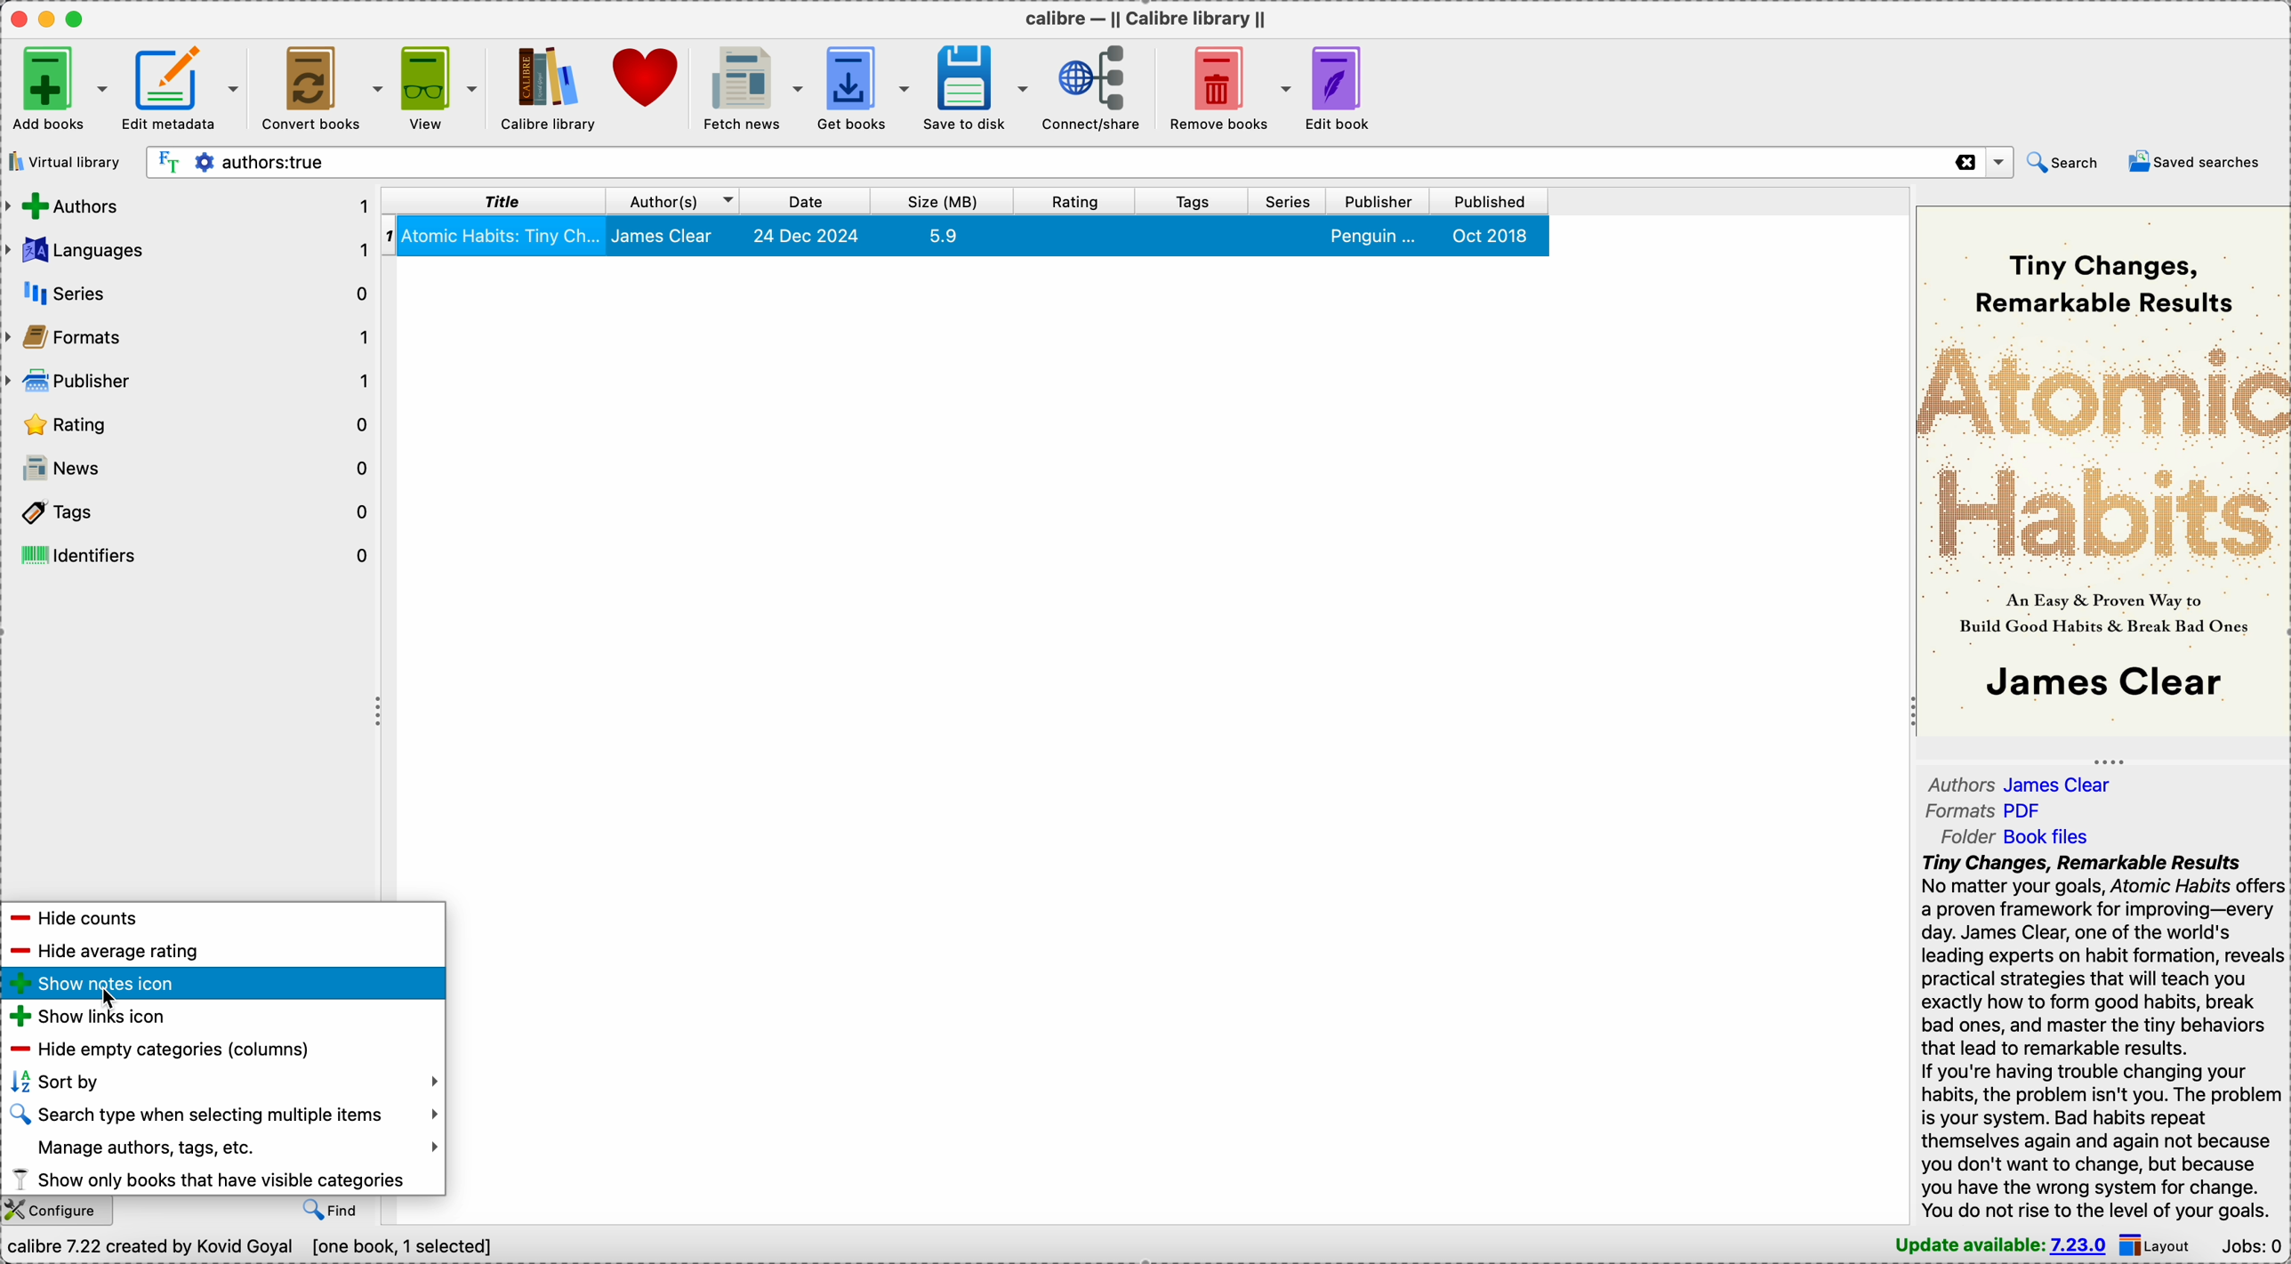 Image resolution: width=2291 pixels, height=1264 pixels. What do you see at coordinates (2014, 838) in the screenshot?
I see `folder Book files` at bounding box center [2014, 838].